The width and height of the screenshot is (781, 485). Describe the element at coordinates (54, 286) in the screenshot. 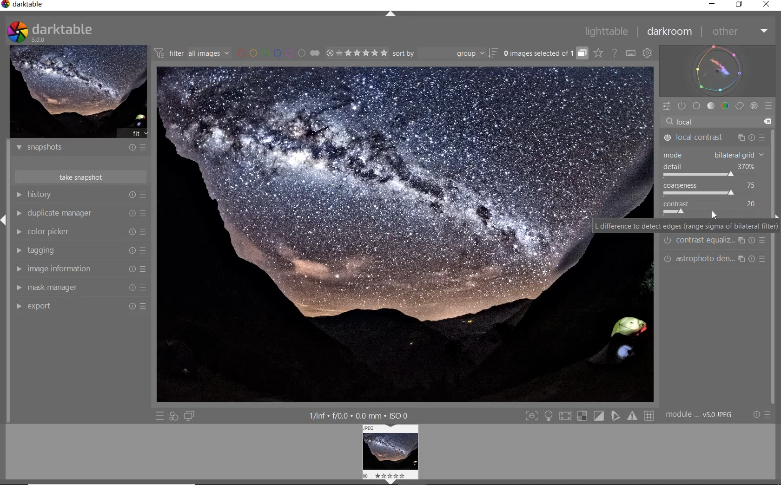

I see `mask manager` at that location.